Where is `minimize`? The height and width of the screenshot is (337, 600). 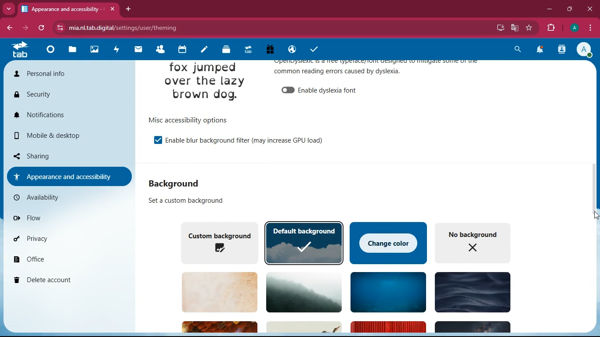
minimize is located at coordinates (549, 10).